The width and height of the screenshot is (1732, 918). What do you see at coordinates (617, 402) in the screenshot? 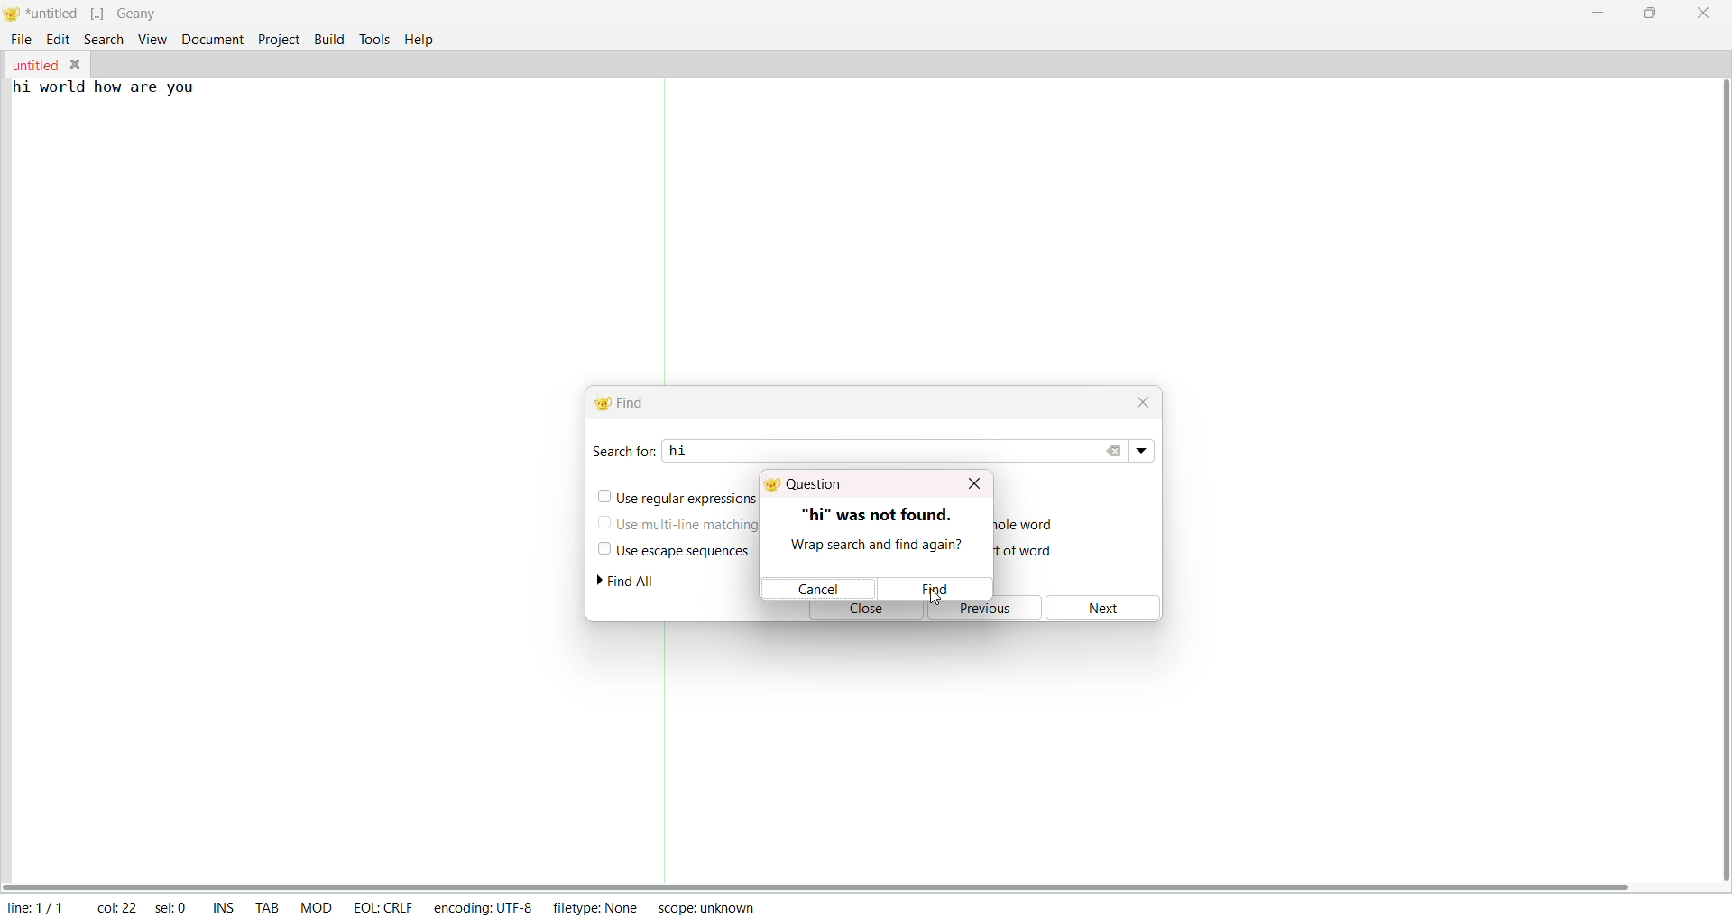
I see `find` at bounding box center [617, 402].